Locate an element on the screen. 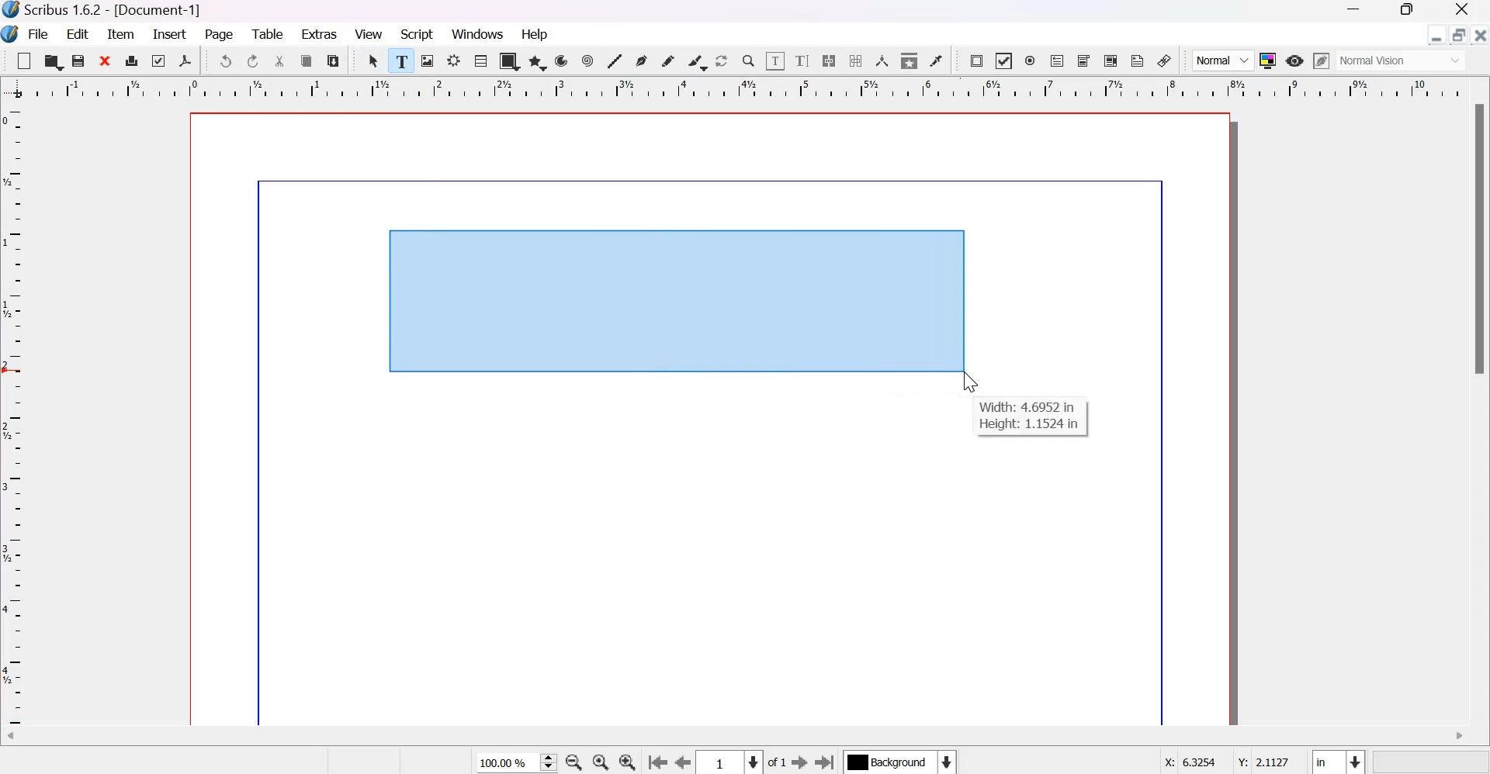  PDF check box is located at coordinates (1003, 61).